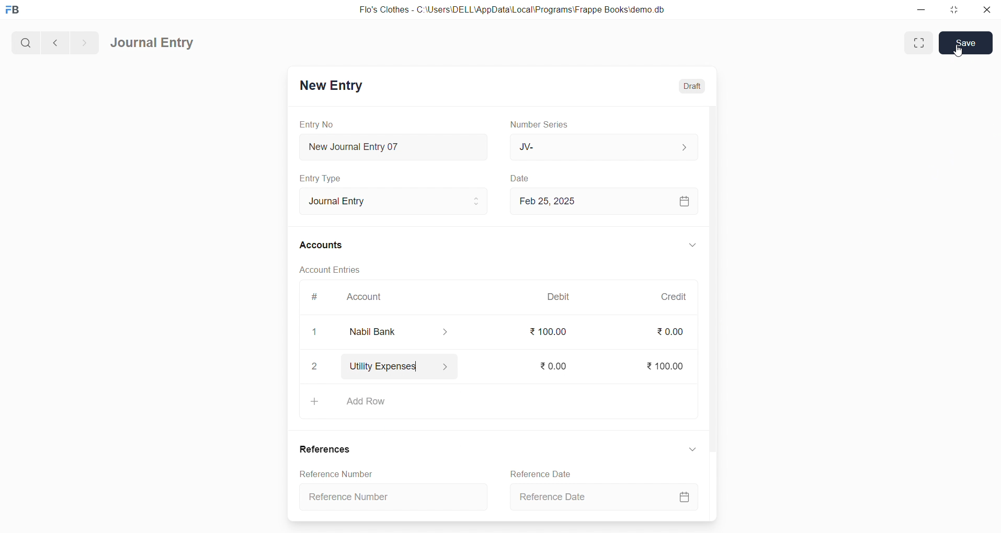 The width and height of the screenshot is (1001, 533). Describe the element at coordinates (385, 200) in the screenshot. I see `Journal Entry` at that location.